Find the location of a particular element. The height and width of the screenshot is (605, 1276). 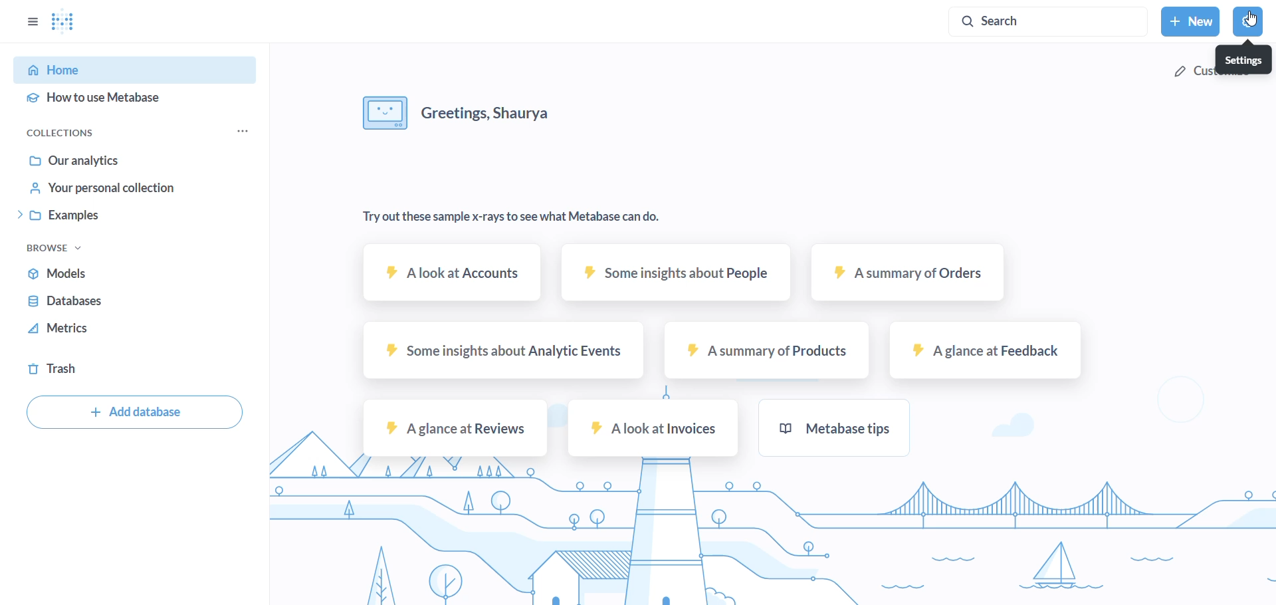

greeting text is located at coordinates (498, 118).